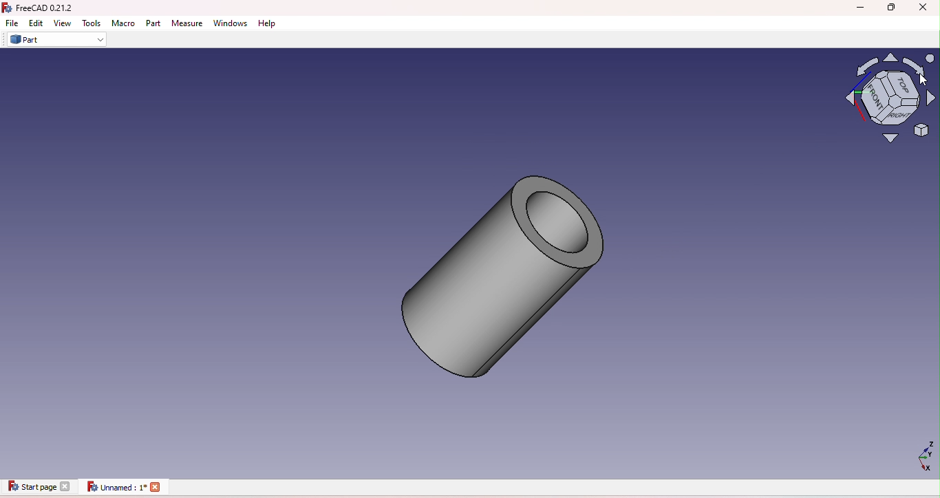 The height and width of the screenshot is (498, 940). Describe the element at coordinates (125, 23) in the screenshot. I see `Macro` at that location.